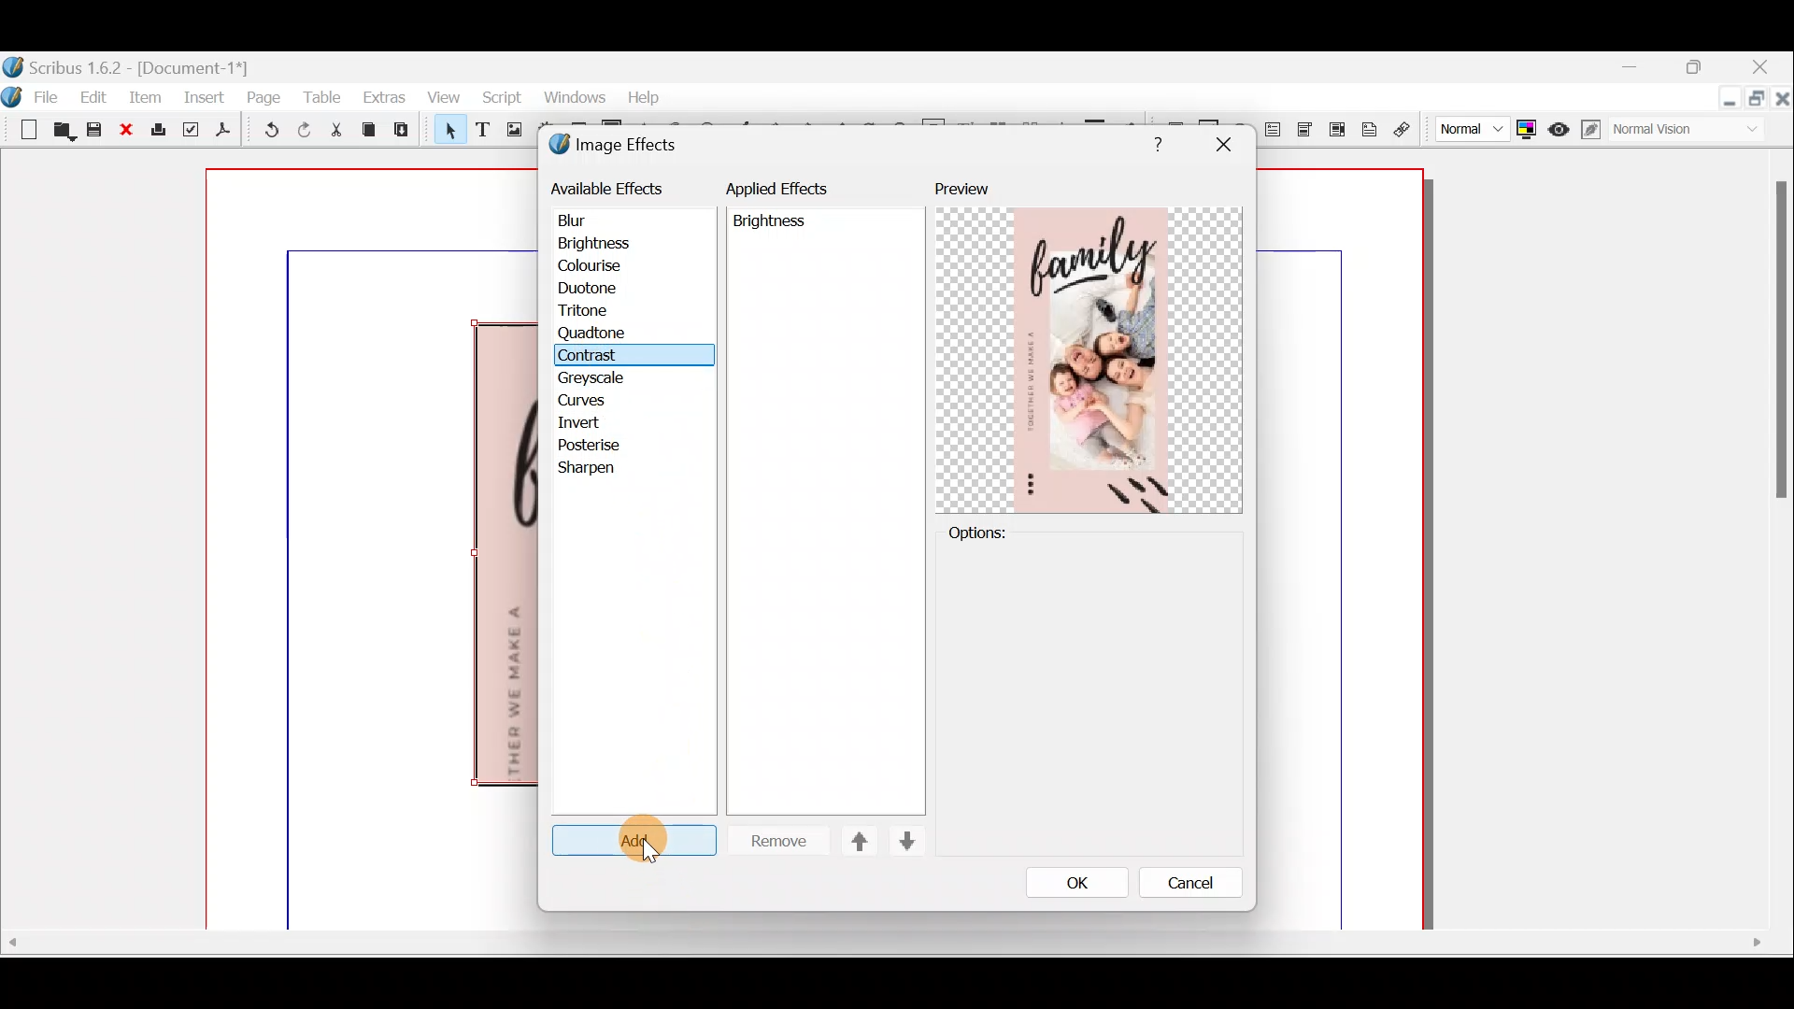  What do you see at coordinates (304, 129) in the screenshot?
I see `Redo` at bounding box center [304, 129].